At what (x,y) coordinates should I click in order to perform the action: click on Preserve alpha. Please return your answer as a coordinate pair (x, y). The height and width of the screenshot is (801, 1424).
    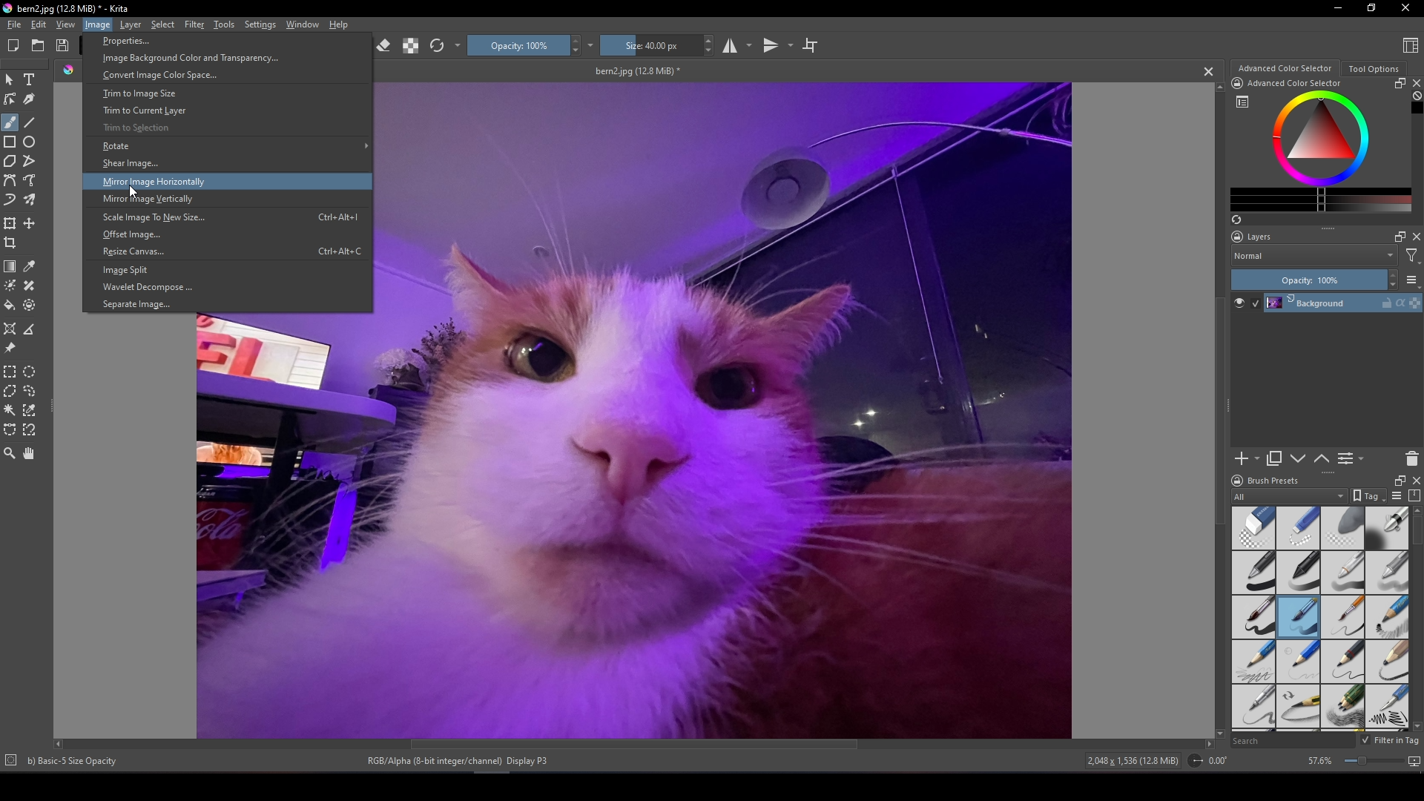
    Looking at the image, I should click on (411, 45).